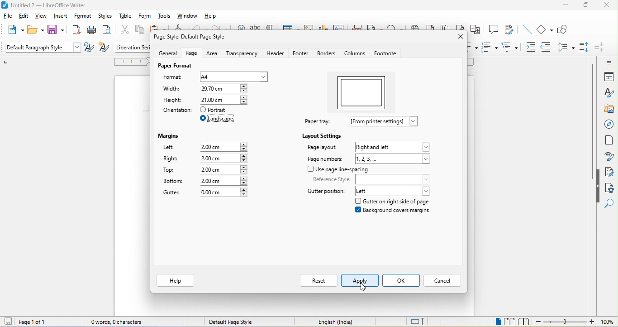  I want to click on height, so click(174, 100).